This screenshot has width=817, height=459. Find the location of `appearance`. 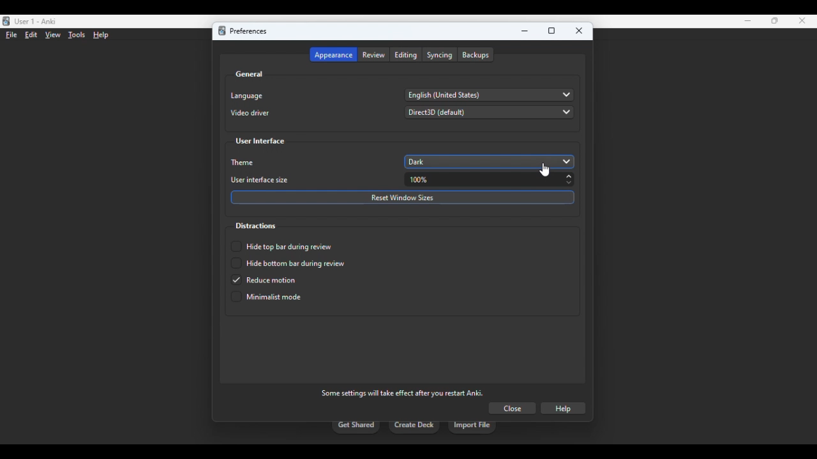

appearance is located at coordinates (333, 55).